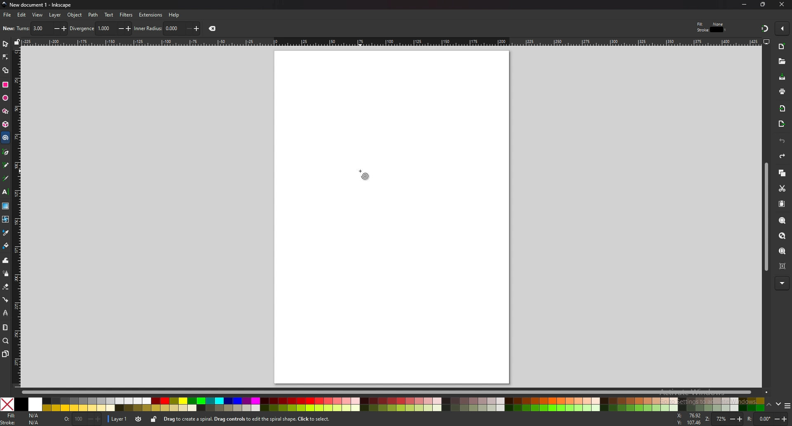 This screenshot has height=426, width=792. What do you see at coordinates (5, 314) in the screenshot?
I see `lpe` at bounding box center [5, 314].